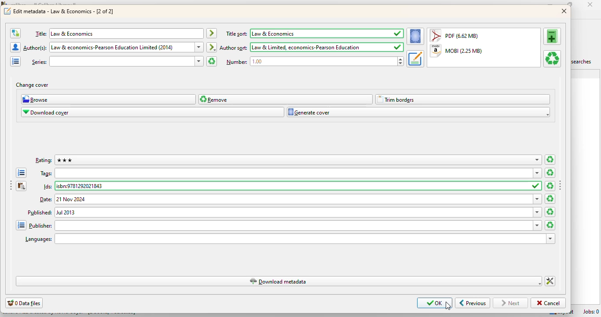  What do you see at coordinates (456, 35) in the screenshot?
I see `PDF (6.62 MB) ` at bounding box center [456, 35].